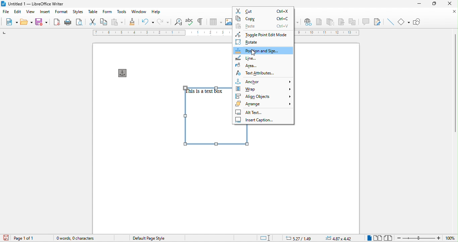 This screenshot has width=458, height=242. I want to click on copy, so click(104, 22).